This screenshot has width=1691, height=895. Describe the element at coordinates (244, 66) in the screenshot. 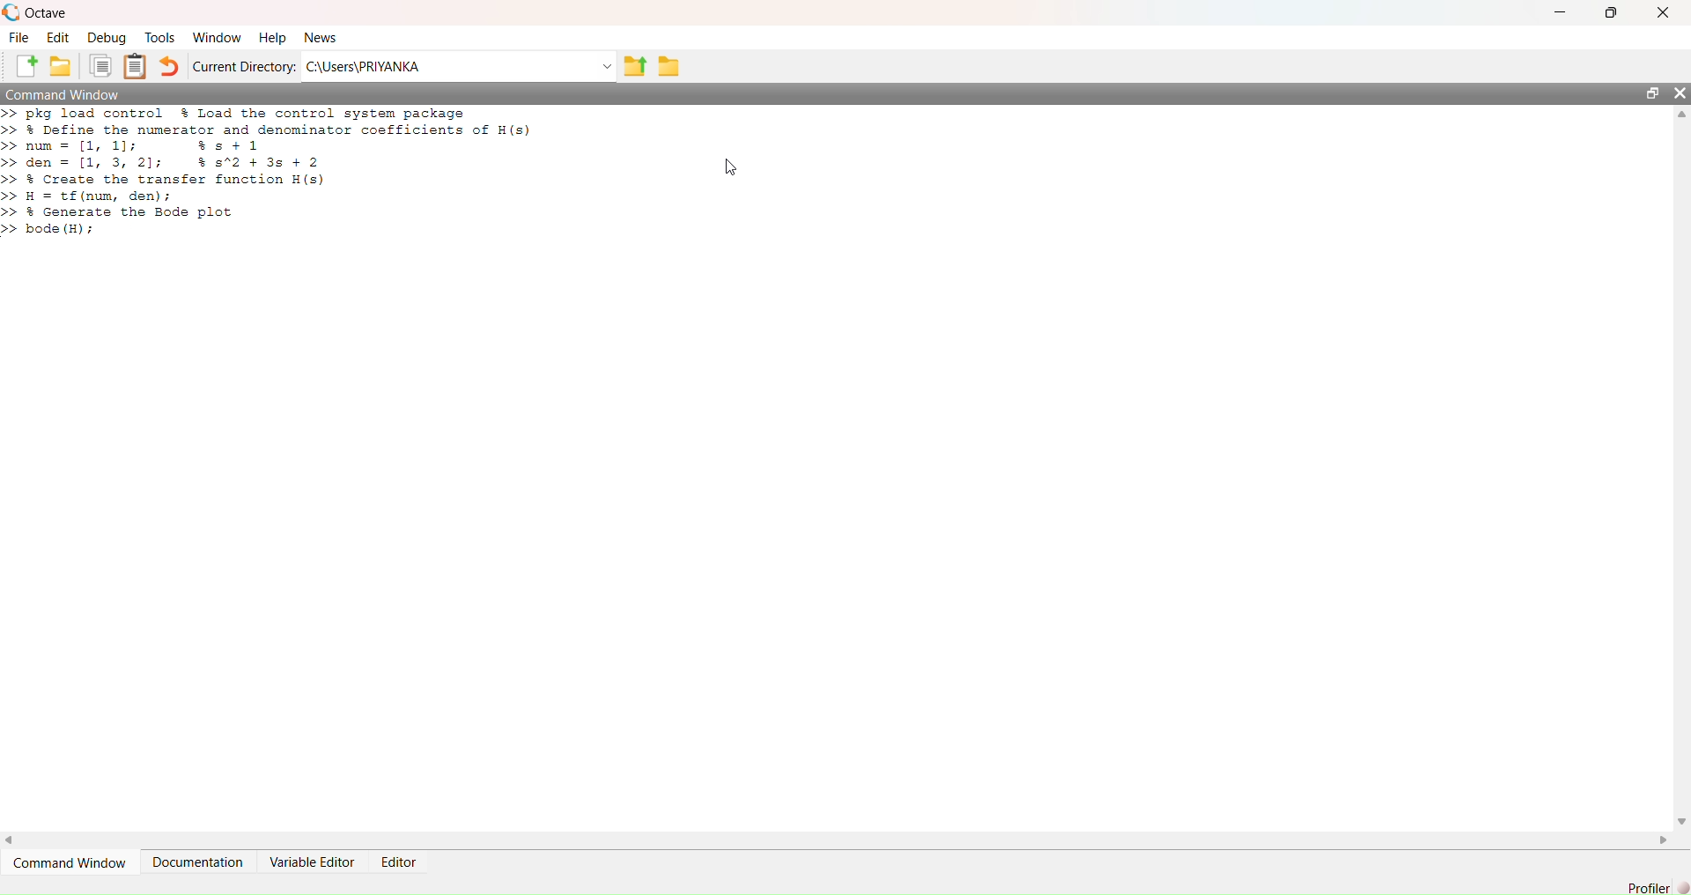

I see `Current Directory:` at that location.